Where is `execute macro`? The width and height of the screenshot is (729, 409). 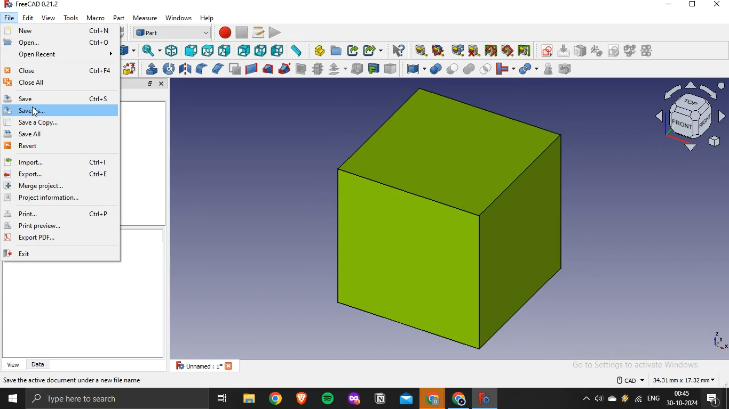 execute macro is located at coordinates (274, 32).